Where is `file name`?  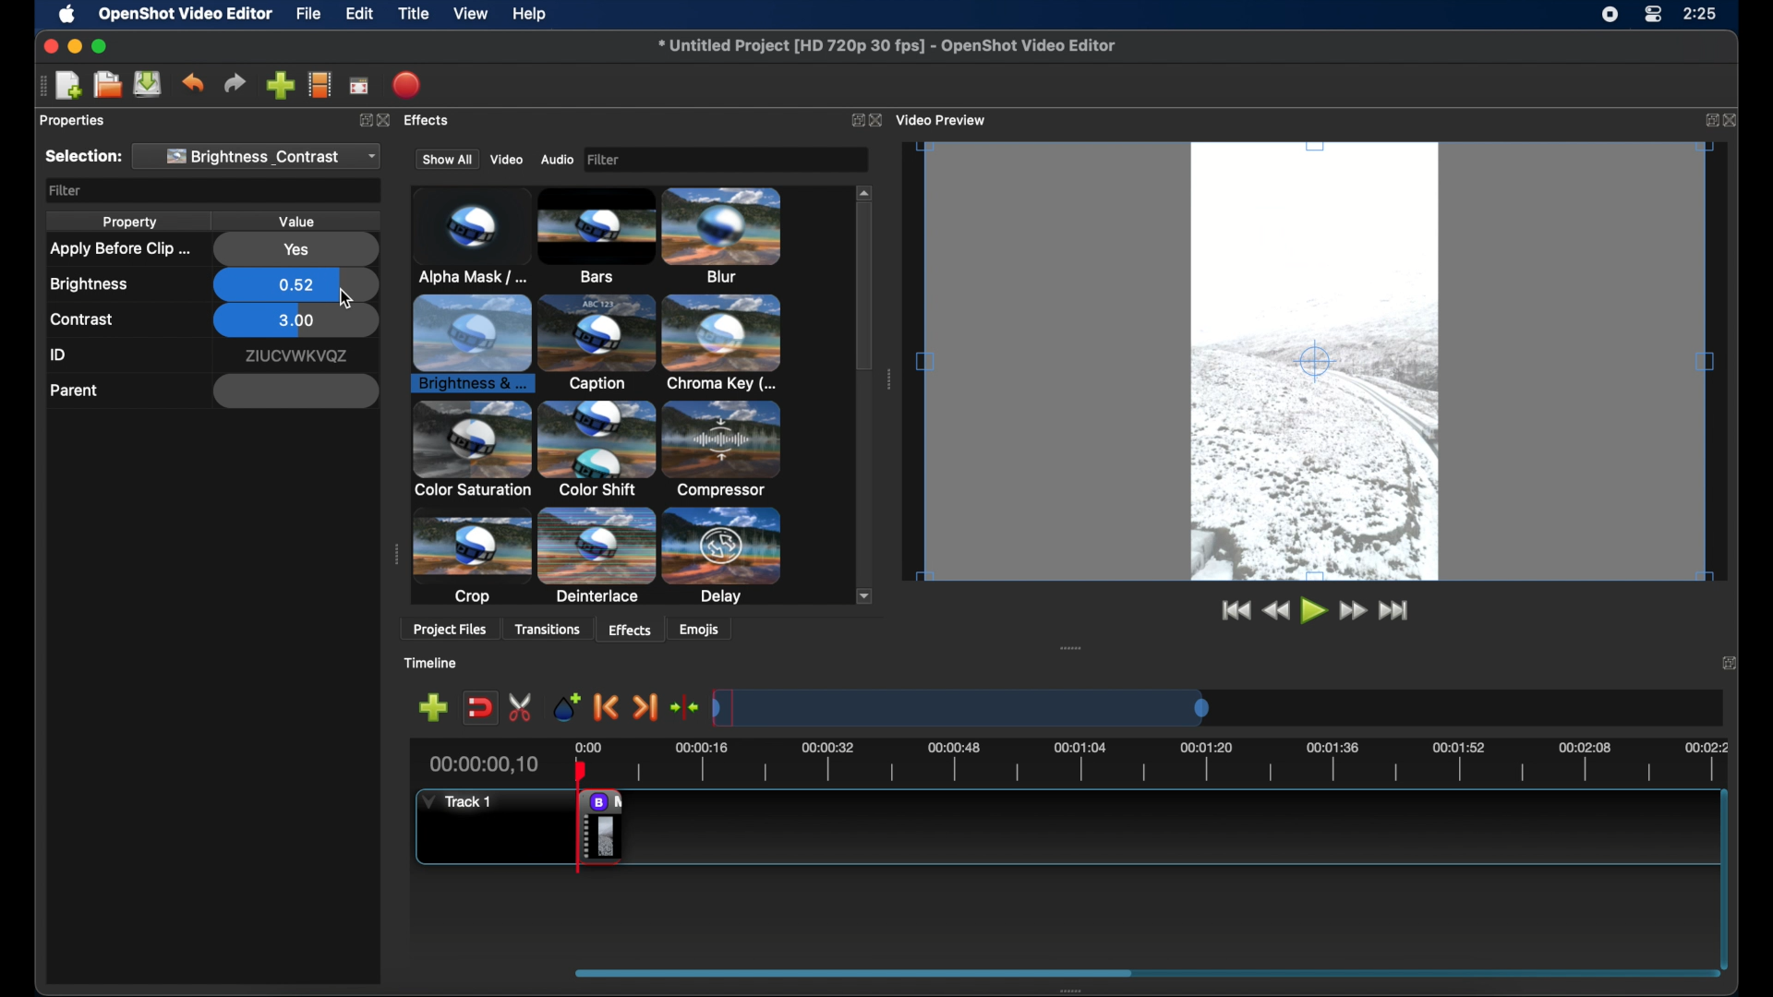
file name is located at coordinates (886, 46).